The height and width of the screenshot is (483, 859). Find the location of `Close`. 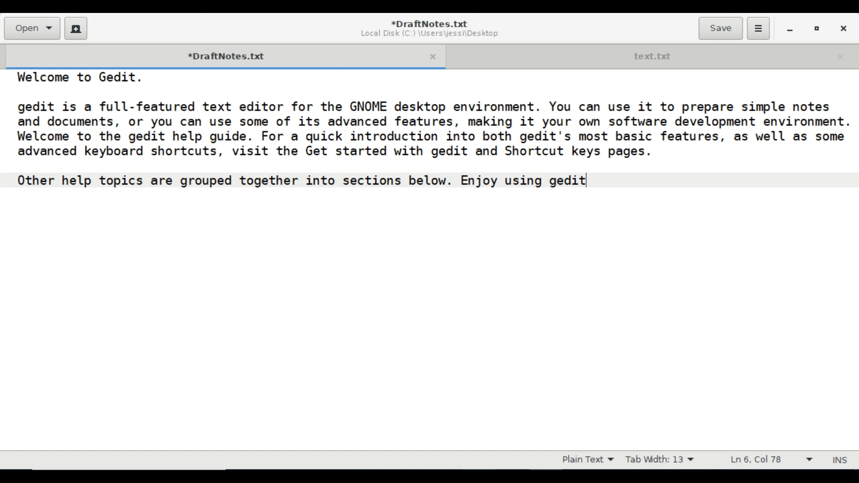

Close is located at coordinates (842, 27).